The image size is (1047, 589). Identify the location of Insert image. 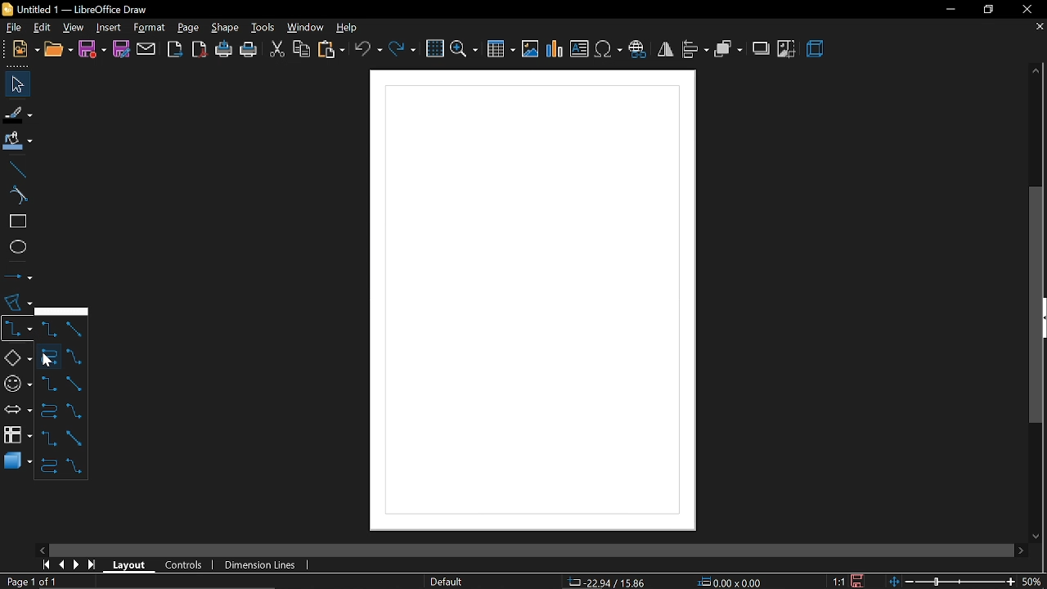
(531, 50).